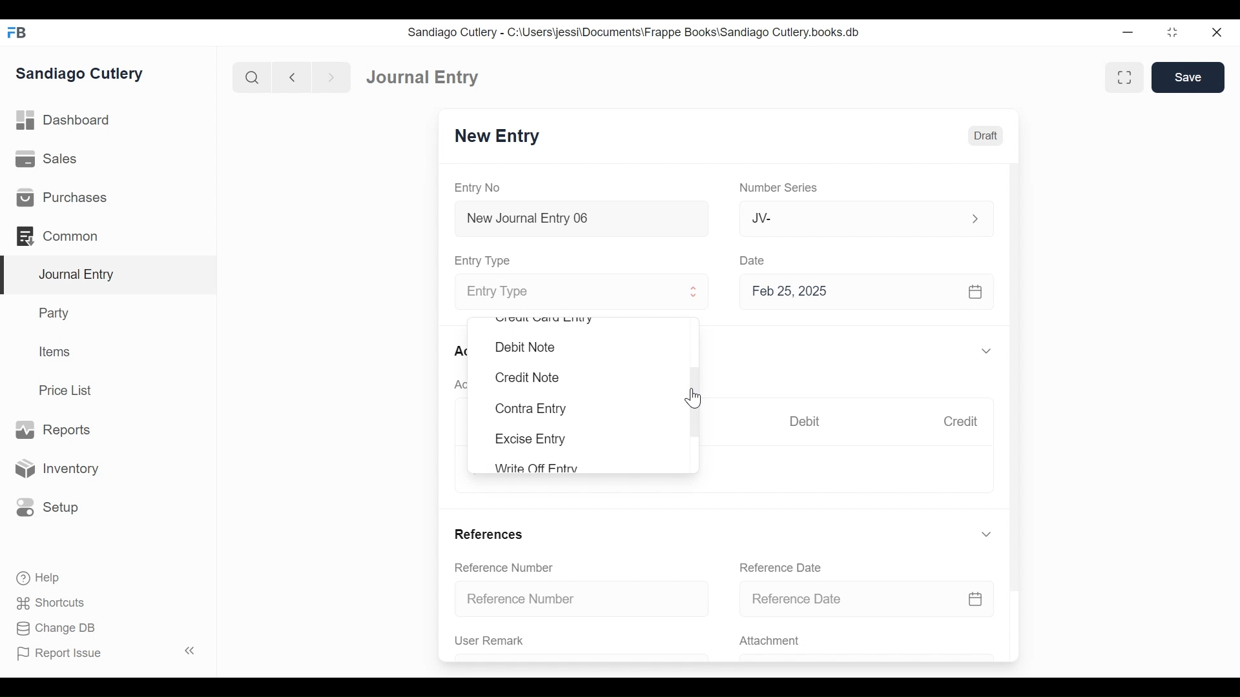 This screenshot has width=1240, height=697. I want to click on Toggle between form and full width, so click(1124, 77).